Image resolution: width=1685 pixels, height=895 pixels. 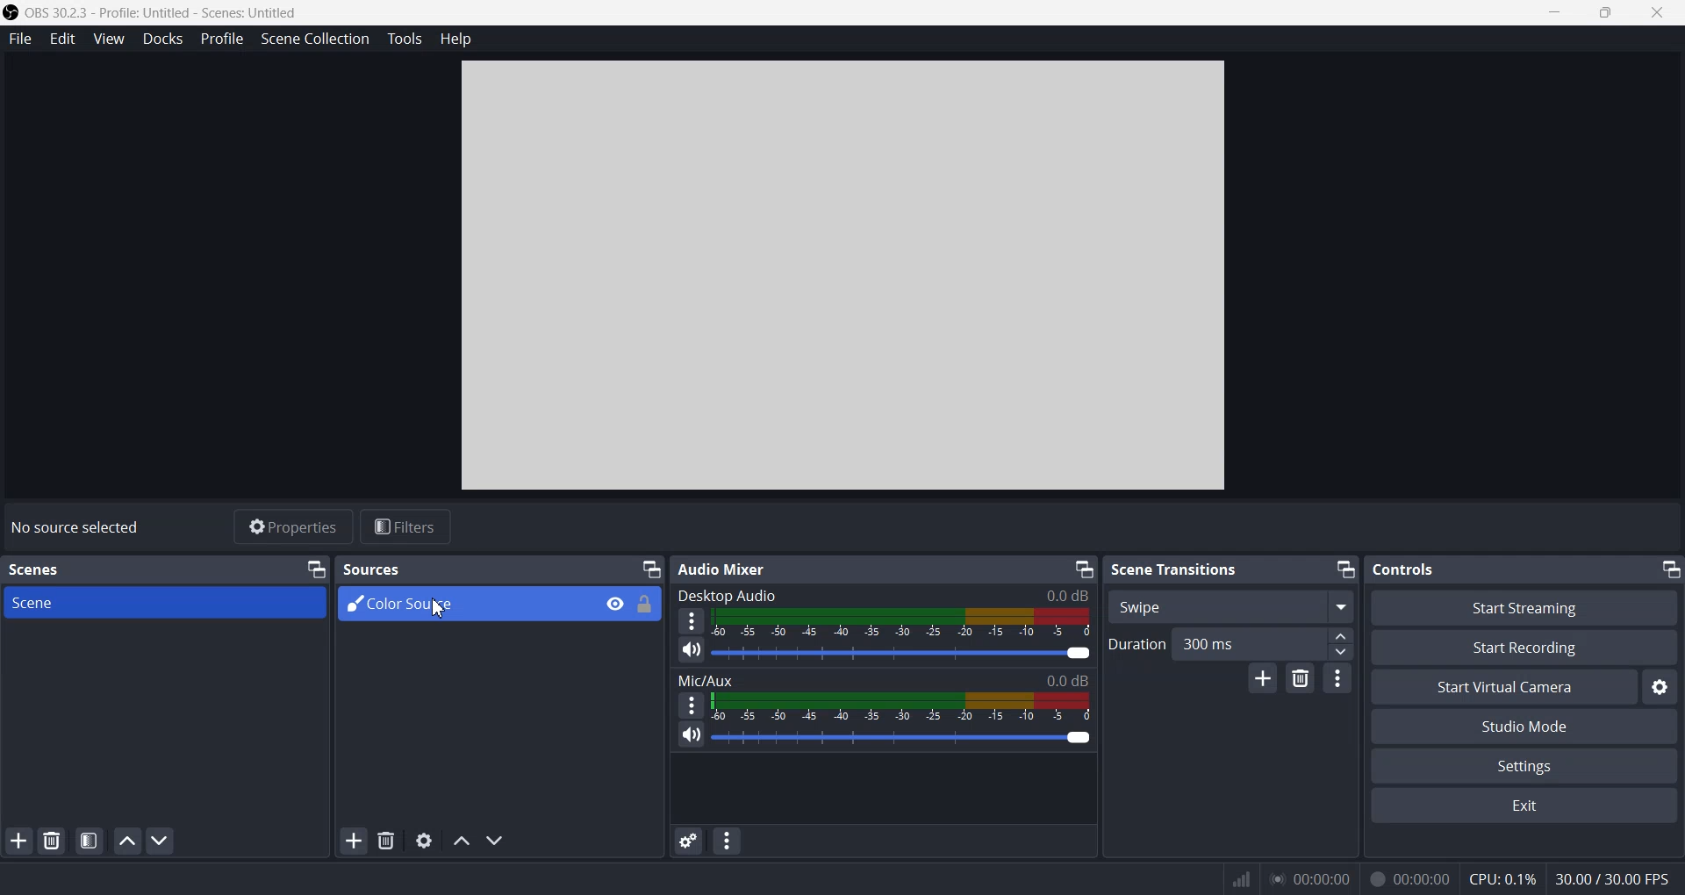 I want to click on Settings, so click(x=1663, y=686).